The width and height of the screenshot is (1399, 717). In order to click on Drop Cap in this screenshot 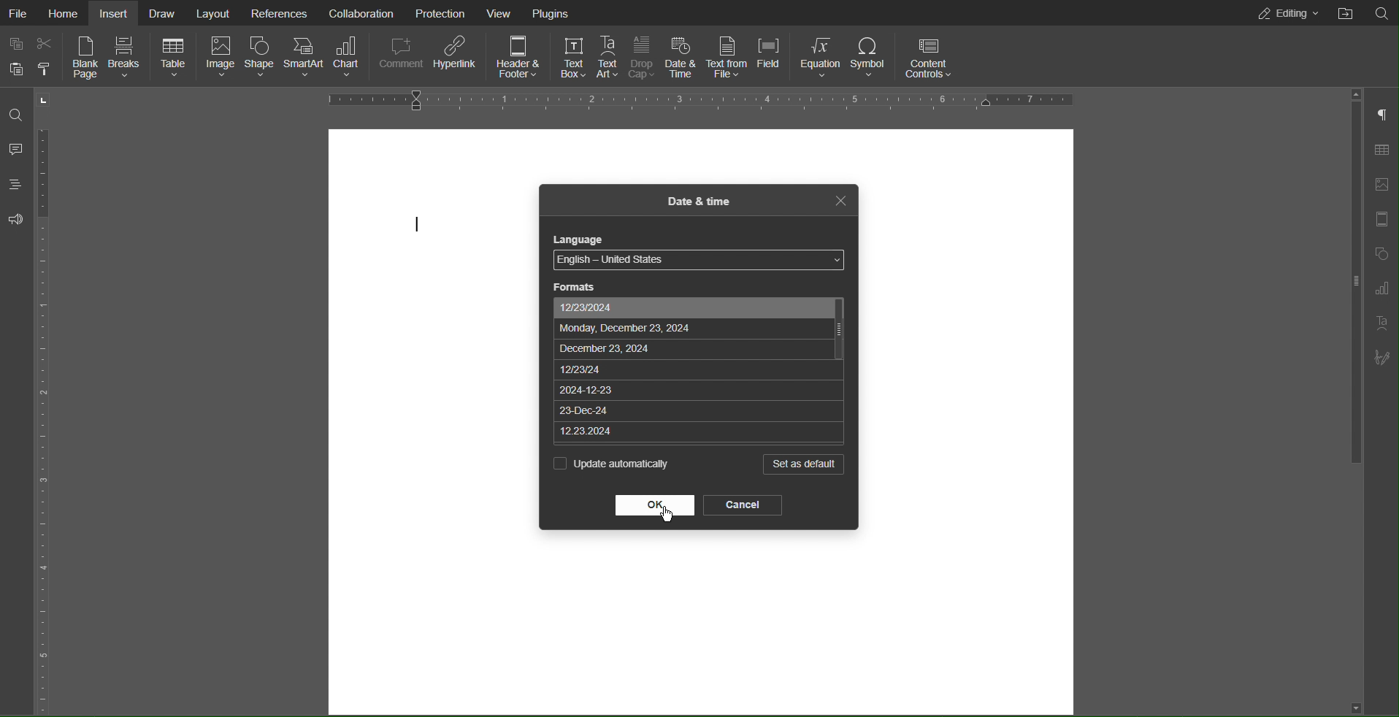, I will do `click(642, 54)`.